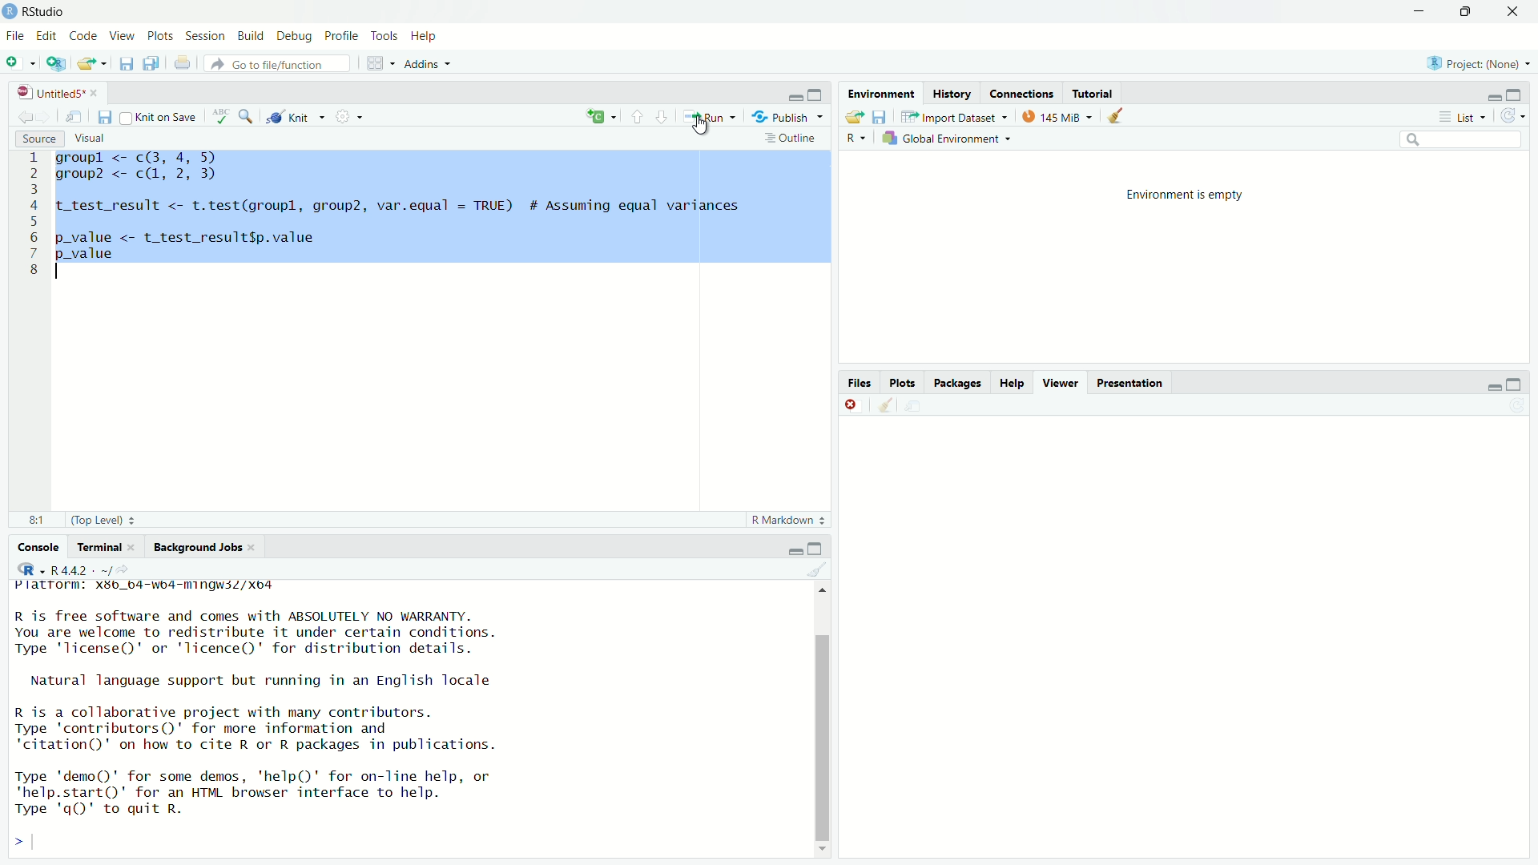  Describe the element at coordinates (860, 383) in the screenshot. I see `Files` at that location.